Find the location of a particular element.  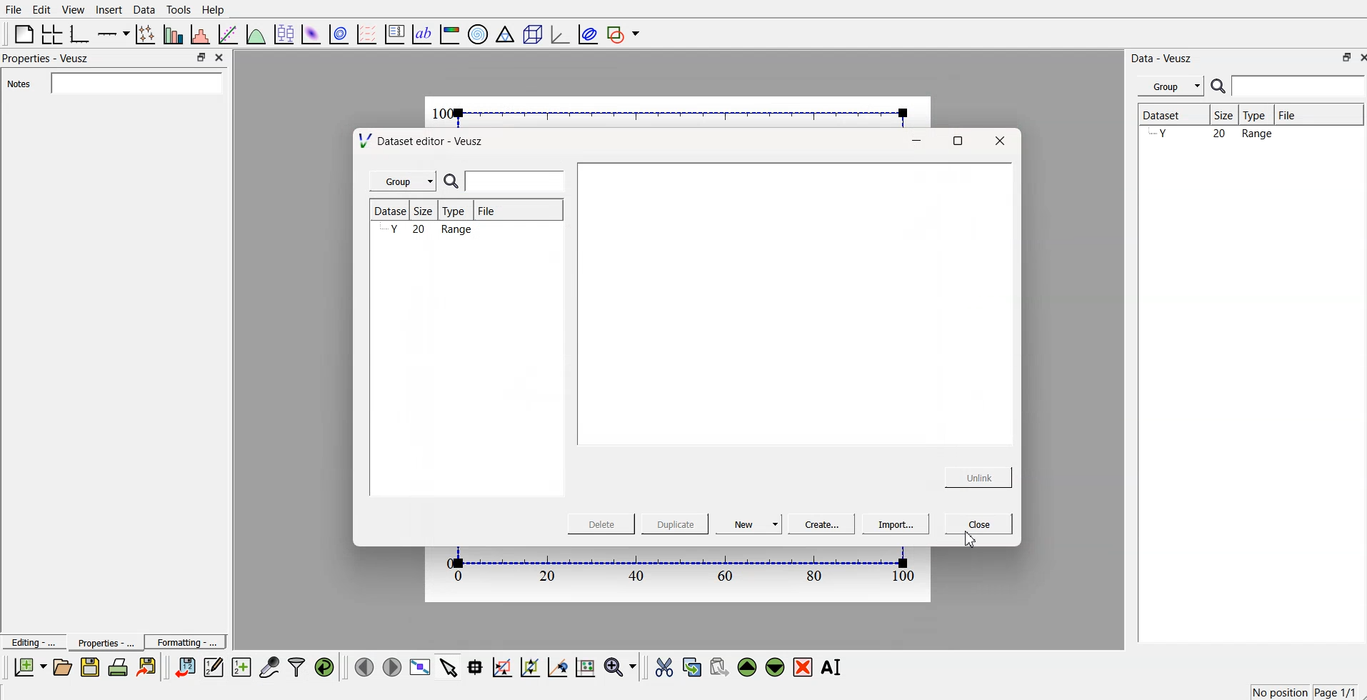

Minimize is located at coordinates (912, 141).